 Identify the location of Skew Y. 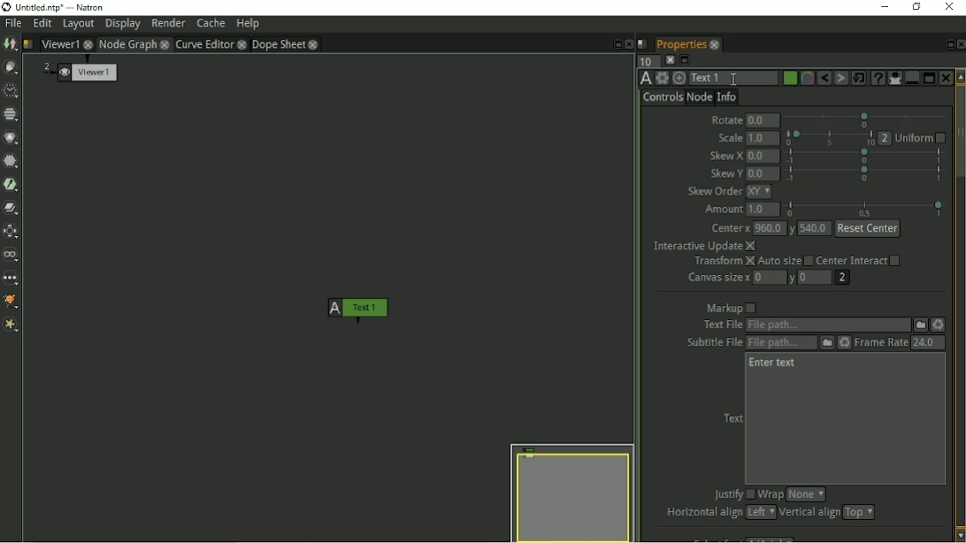
(726, 172).